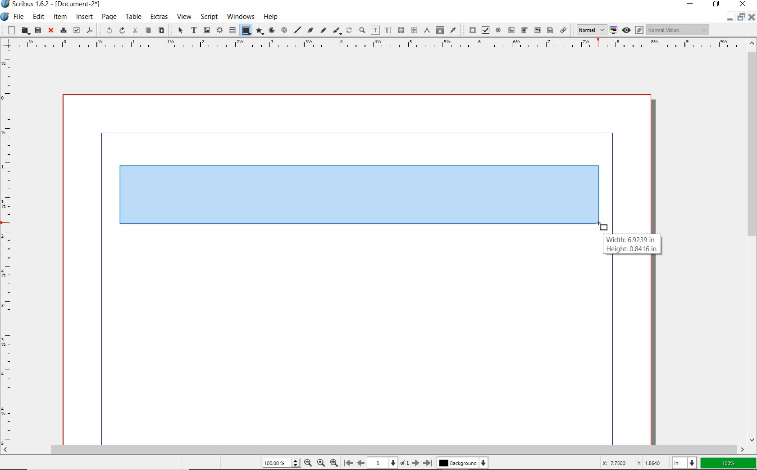  What do you see at coordinates (631, 464) in the screenshot?
I see `coordinates` at bounding box center [631, 464].